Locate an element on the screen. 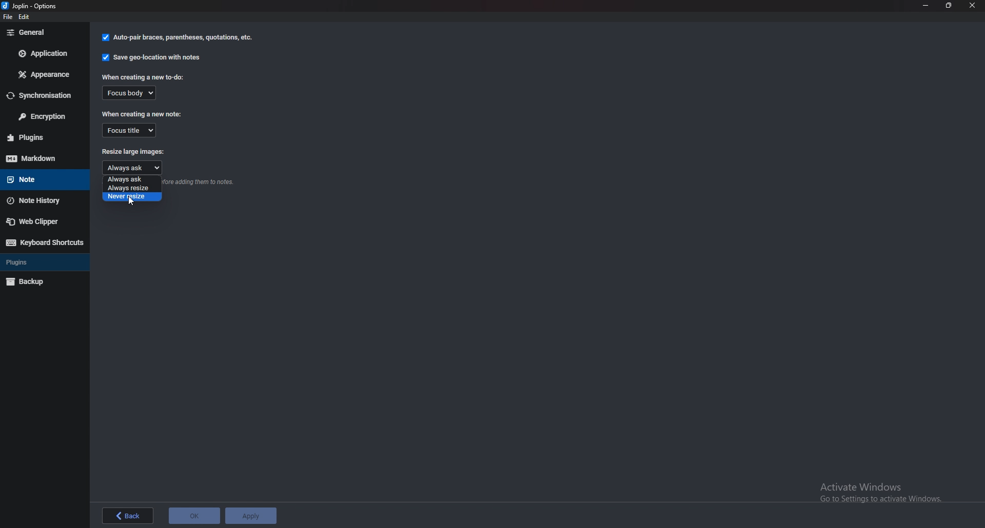  When creating a new note is located at coordinates (143, 114).